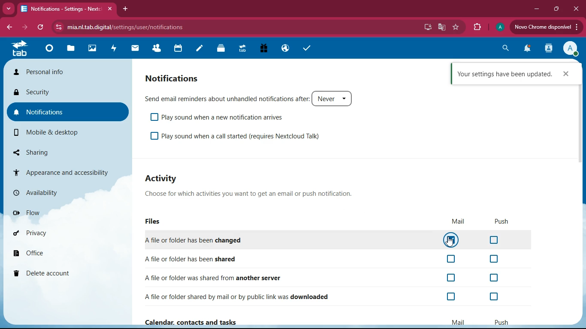 This screenshot has height=329, width=586. I want to click on push, so click(501, 323).